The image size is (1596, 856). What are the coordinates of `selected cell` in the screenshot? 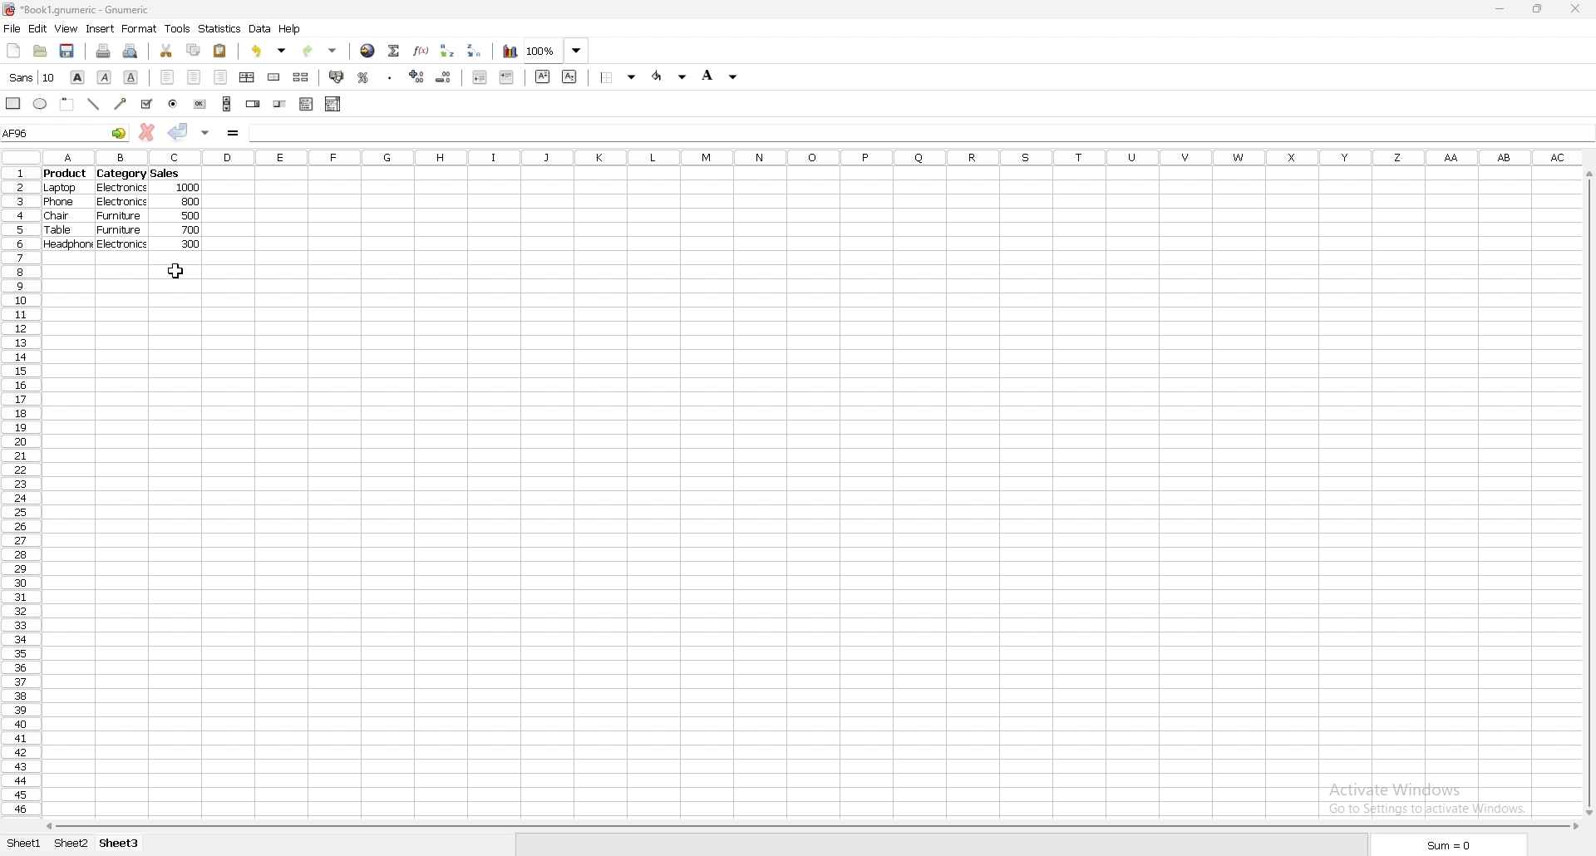 It's located at (66, 132).